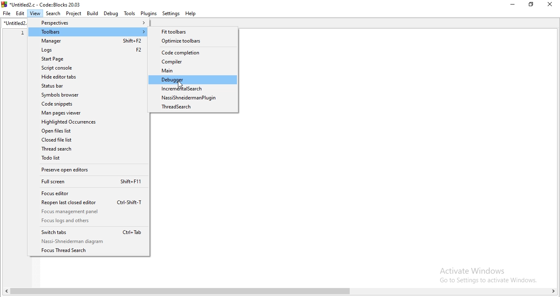 The image size is (560, 297). I want to click on line number, so click(22, 68).